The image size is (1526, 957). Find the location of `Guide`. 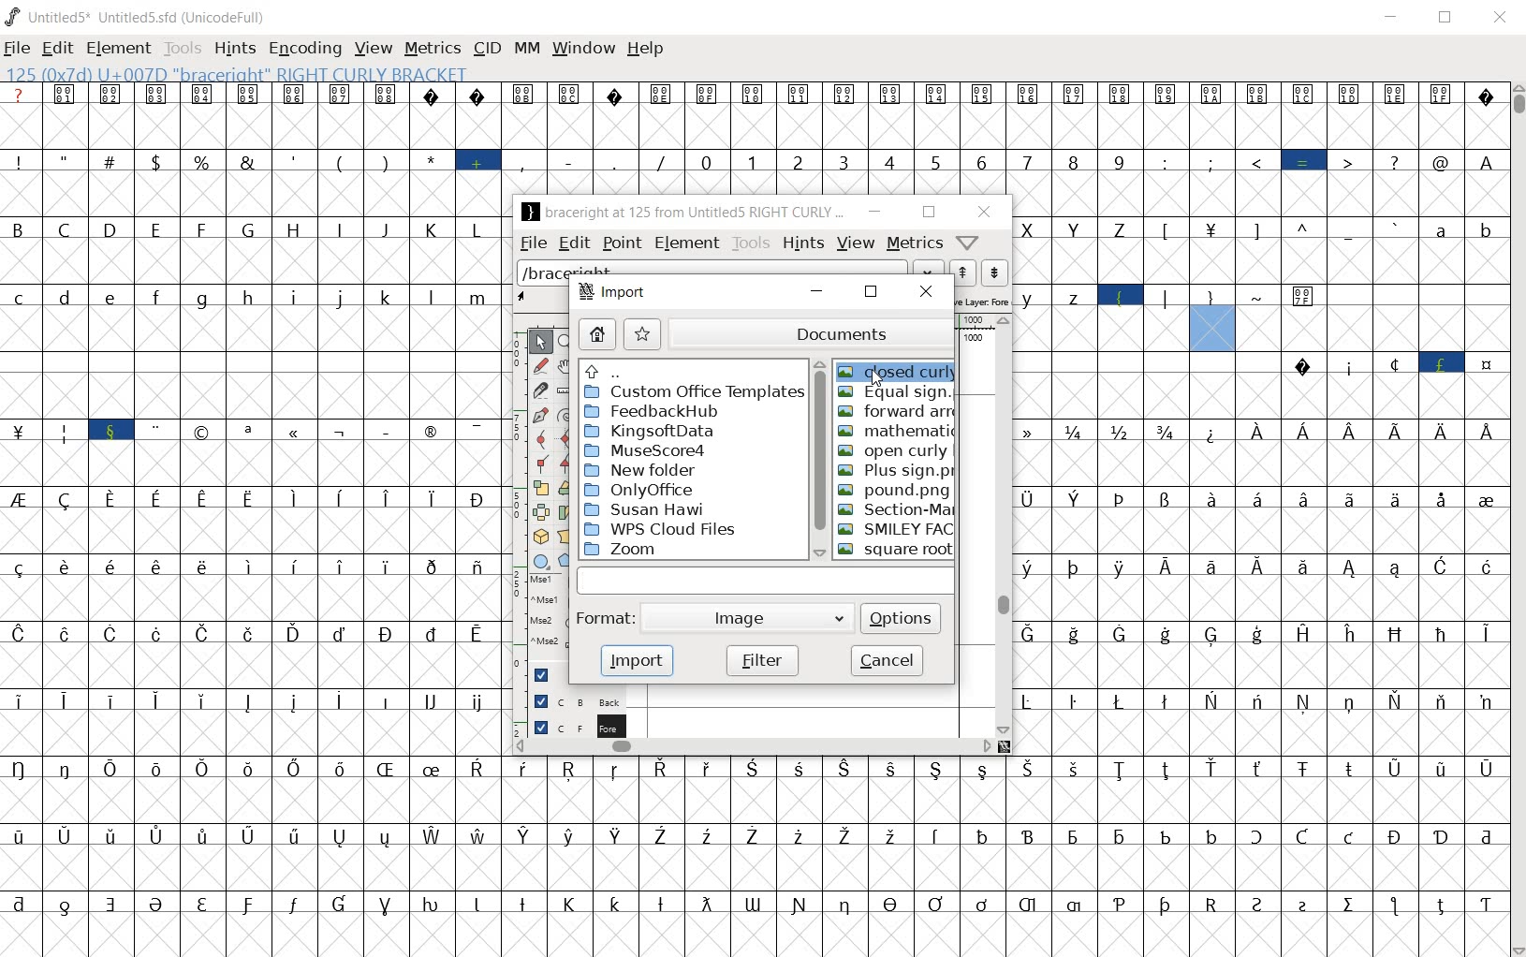

Guide is located at coordinates (540, 675).